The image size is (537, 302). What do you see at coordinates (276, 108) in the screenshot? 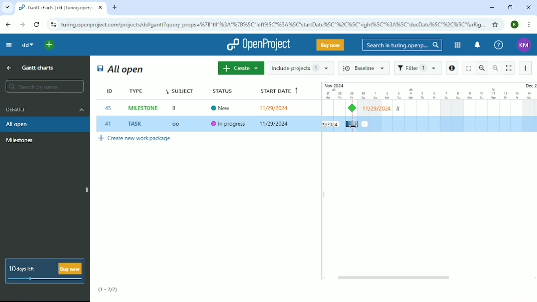
I see `11/29/2024` at bounding box center [276, 108].